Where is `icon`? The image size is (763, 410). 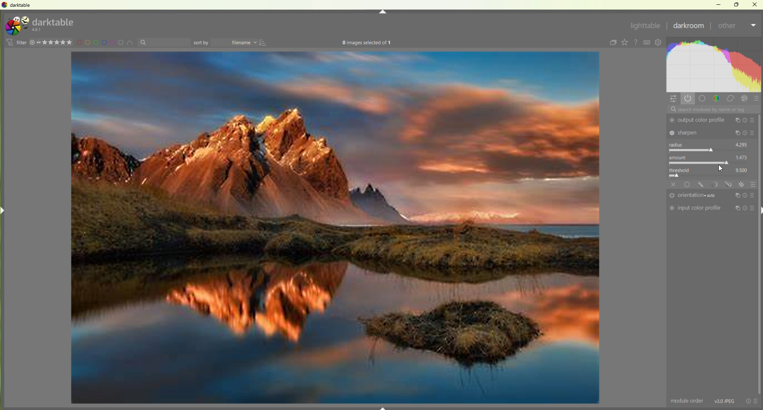
icon is located at coordinates (9, 42).